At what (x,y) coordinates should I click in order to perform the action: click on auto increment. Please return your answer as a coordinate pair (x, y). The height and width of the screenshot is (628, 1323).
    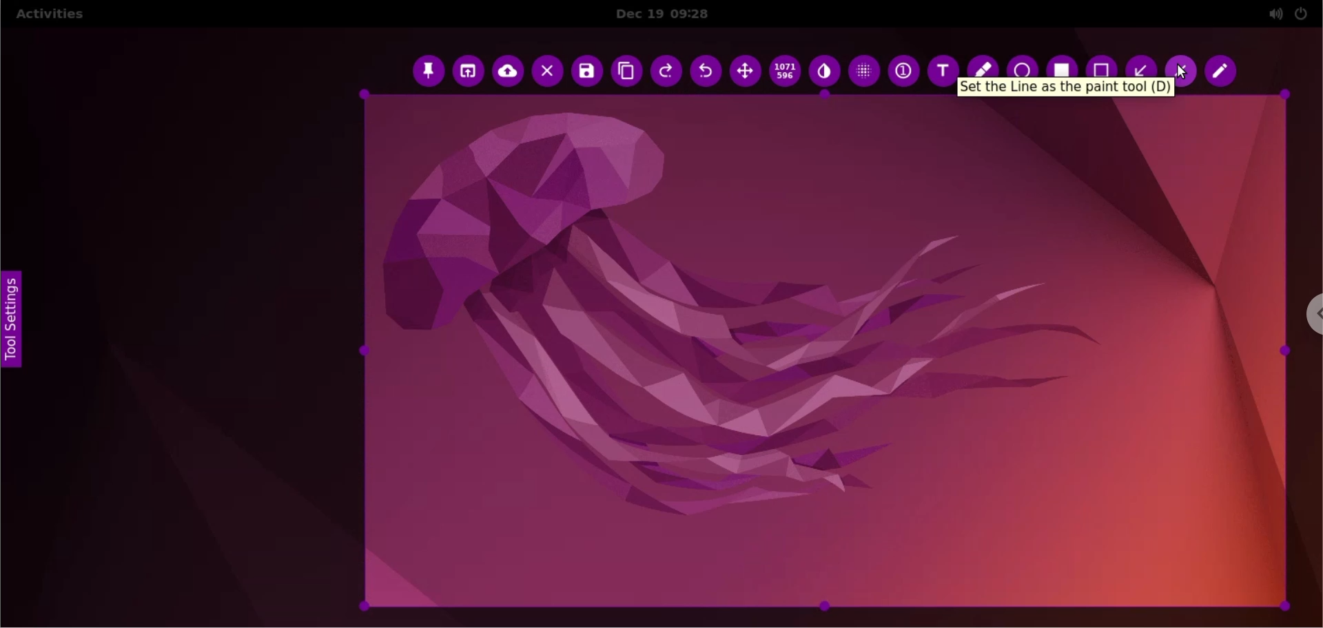
    Looking at the image, I should click on (903, 74).